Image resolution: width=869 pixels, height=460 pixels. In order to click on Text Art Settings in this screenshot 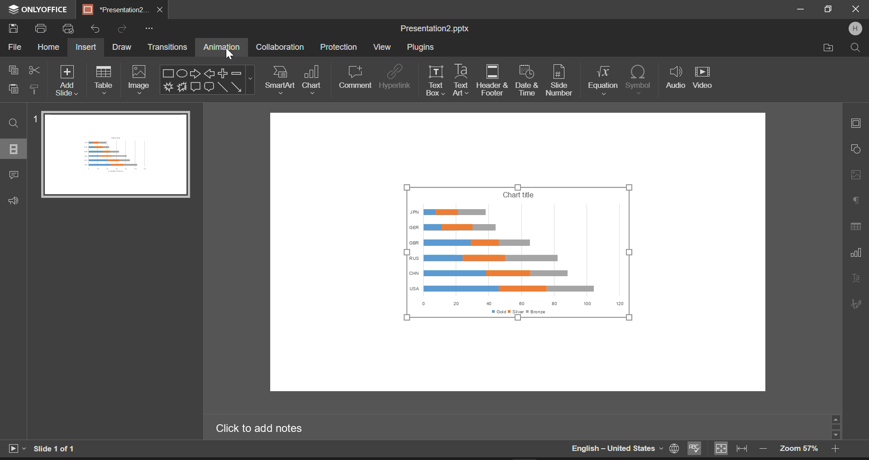, I will do `click(855, 279)`.